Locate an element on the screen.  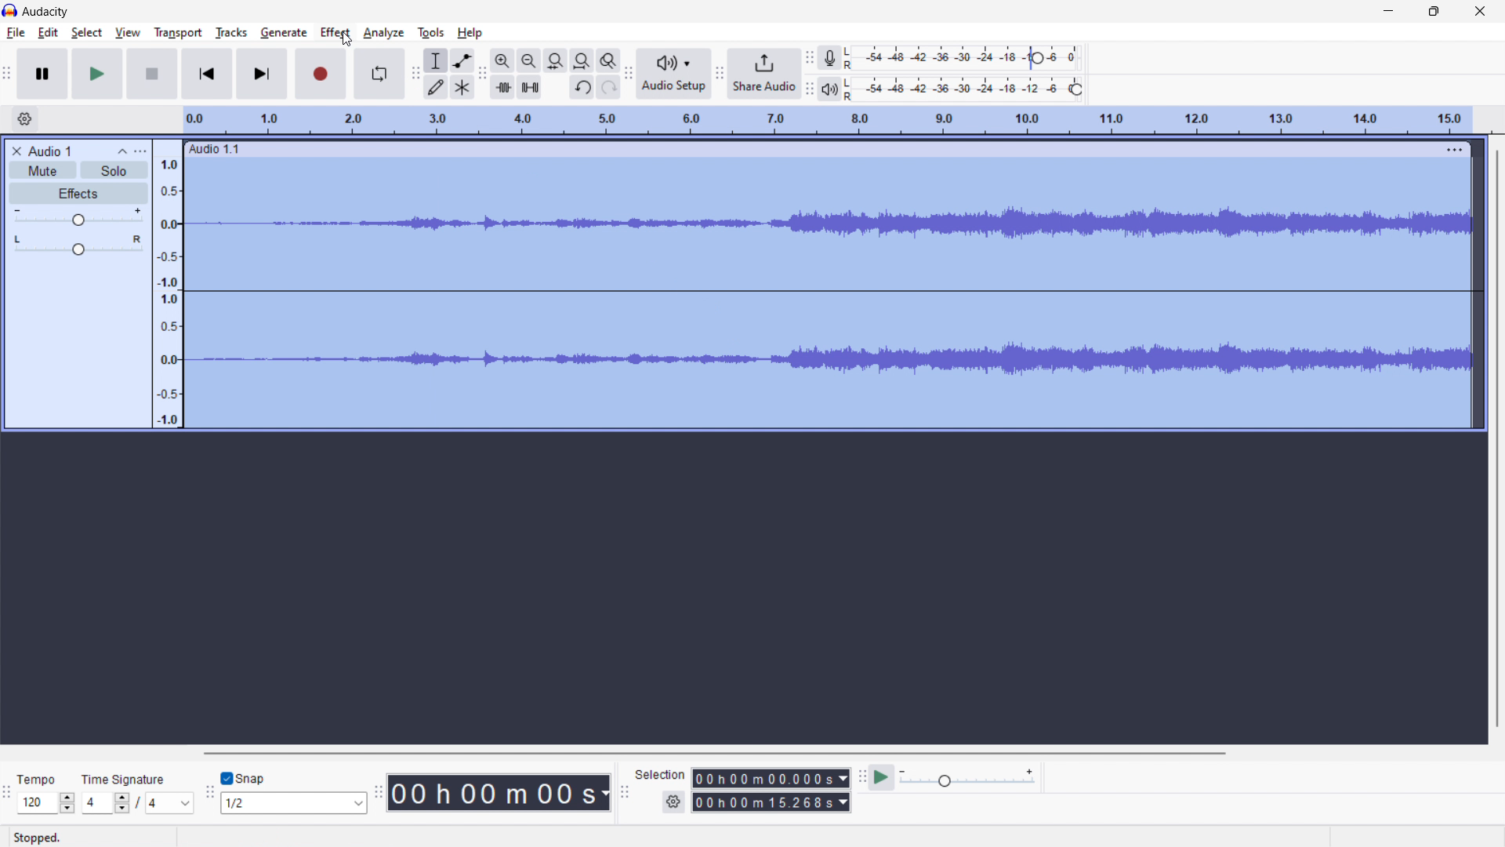
record meter is located at coordinates (966, 57).